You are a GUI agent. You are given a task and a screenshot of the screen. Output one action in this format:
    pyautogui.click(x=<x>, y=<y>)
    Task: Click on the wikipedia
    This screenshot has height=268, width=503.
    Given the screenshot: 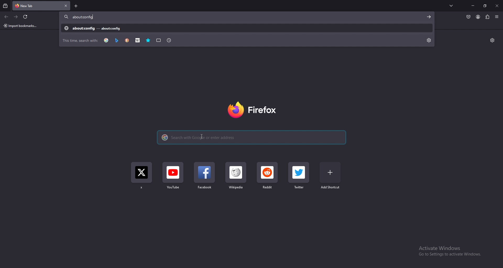 What is the action you would take?
    pyautogui.click(x=138, y=40)
    